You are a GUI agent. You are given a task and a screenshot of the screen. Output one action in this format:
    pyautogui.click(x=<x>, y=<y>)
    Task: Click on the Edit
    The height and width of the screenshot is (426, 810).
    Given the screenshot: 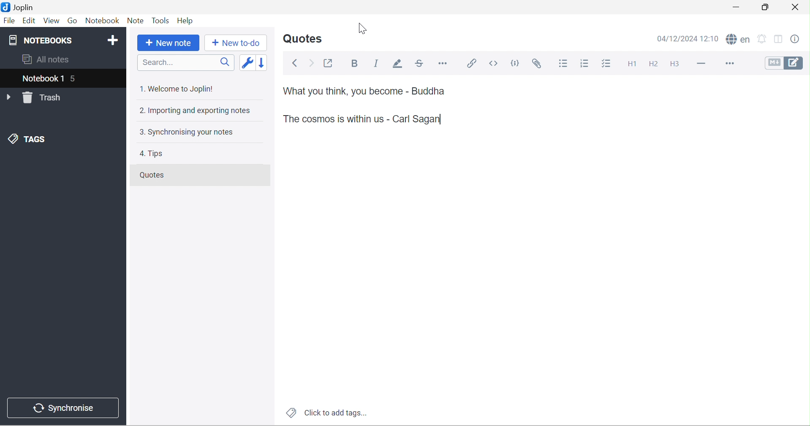 What is the action you would take?
    pyautogui.click(x=29, y=22)
    